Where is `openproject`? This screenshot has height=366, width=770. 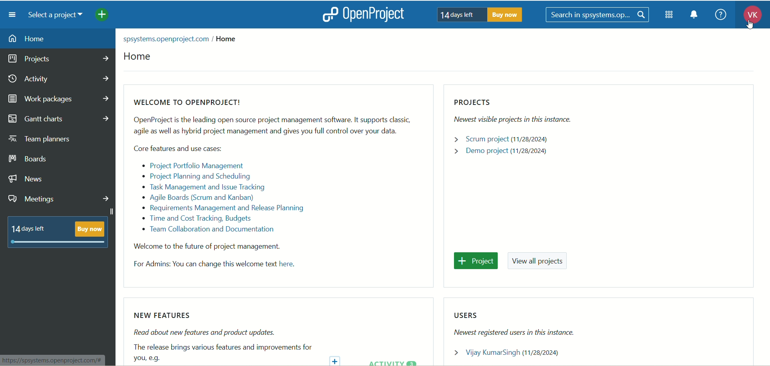
openproject is located at coordinates (378, 15).